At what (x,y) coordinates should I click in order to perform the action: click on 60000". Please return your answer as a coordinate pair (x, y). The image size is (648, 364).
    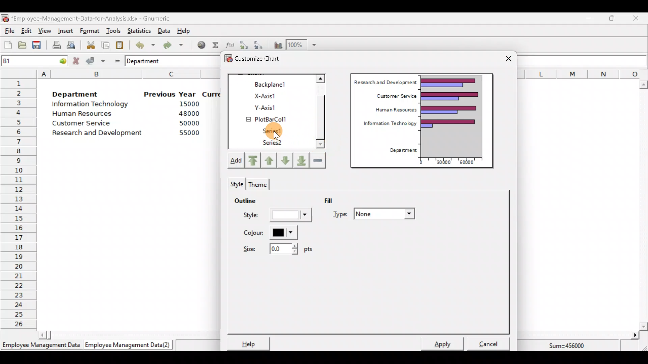
    Looking at the image, I should click on (470, 163).